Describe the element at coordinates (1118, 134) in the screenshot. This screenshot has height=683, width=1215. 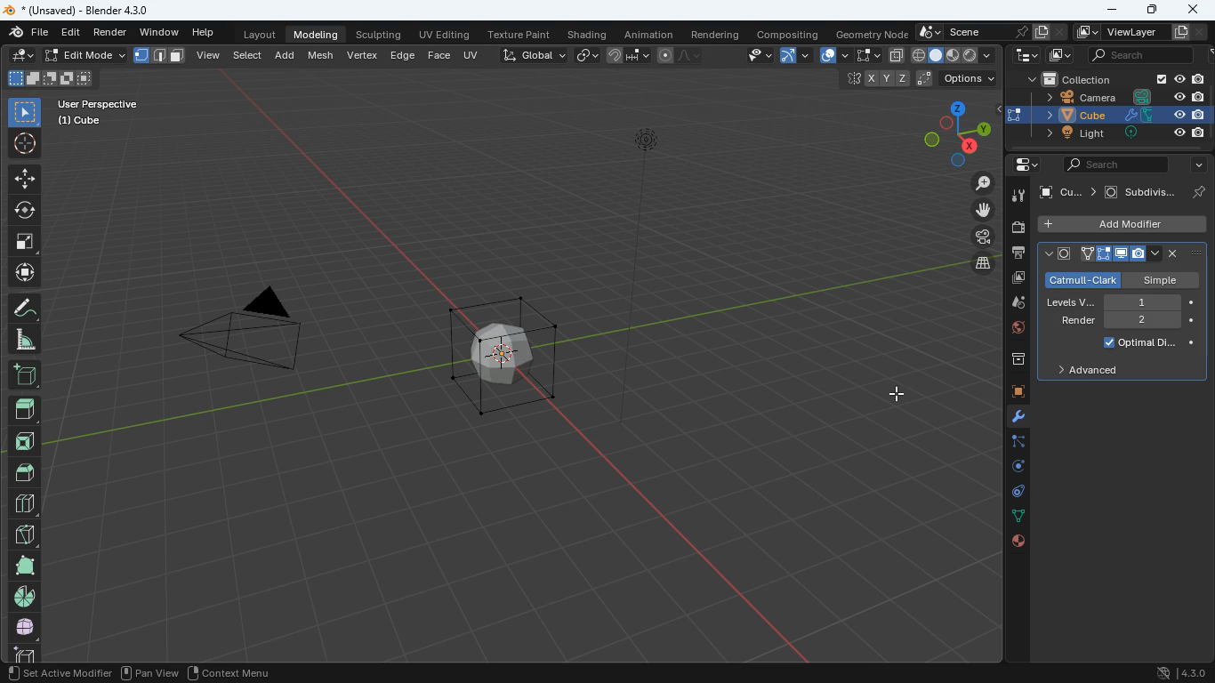
I see `light` at that location.